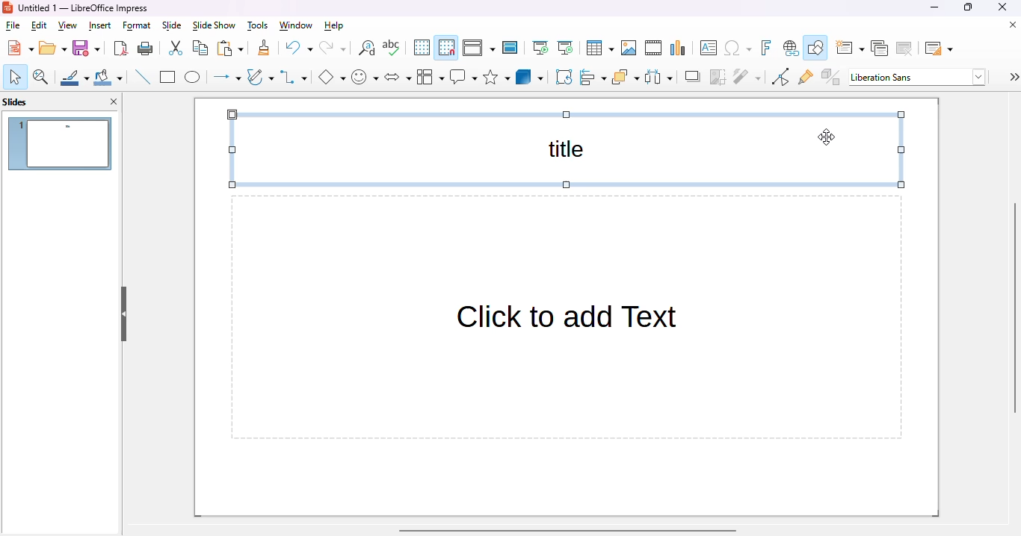 This screenshot has width=1021, height=536. I want to click on fill color, so click(108, 77).